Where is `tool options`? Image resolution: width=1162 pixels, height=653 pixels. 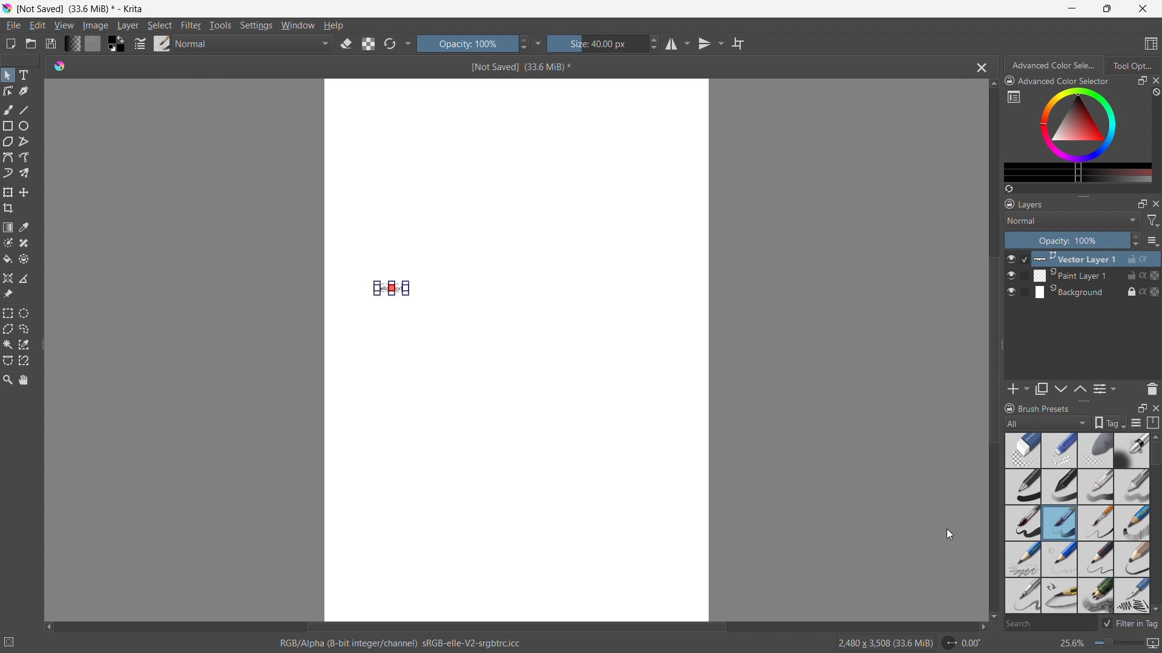
tool options is located at coordinates (1132, 65).